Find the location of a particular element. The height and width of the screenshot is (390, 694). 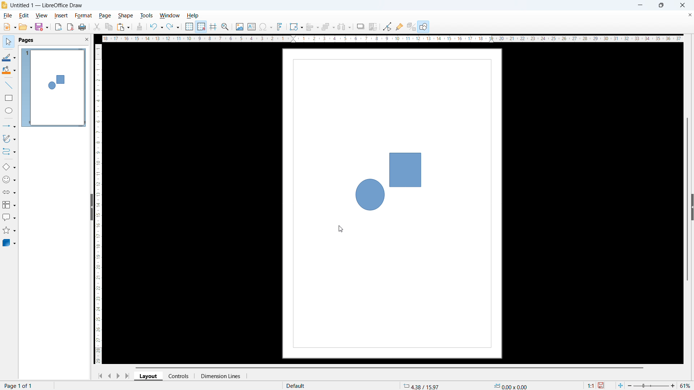

cursor coordinate is located at coordinates (421, 386).